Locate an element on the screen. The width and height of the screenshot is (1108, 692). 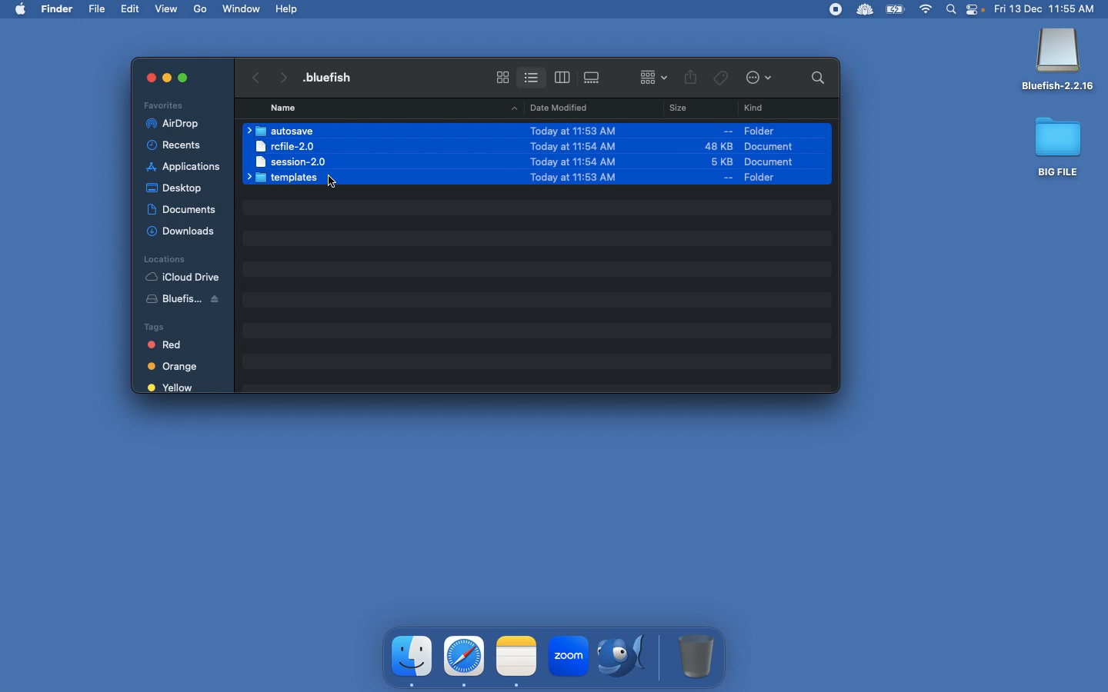
Help is located at coordinates (288, 8).